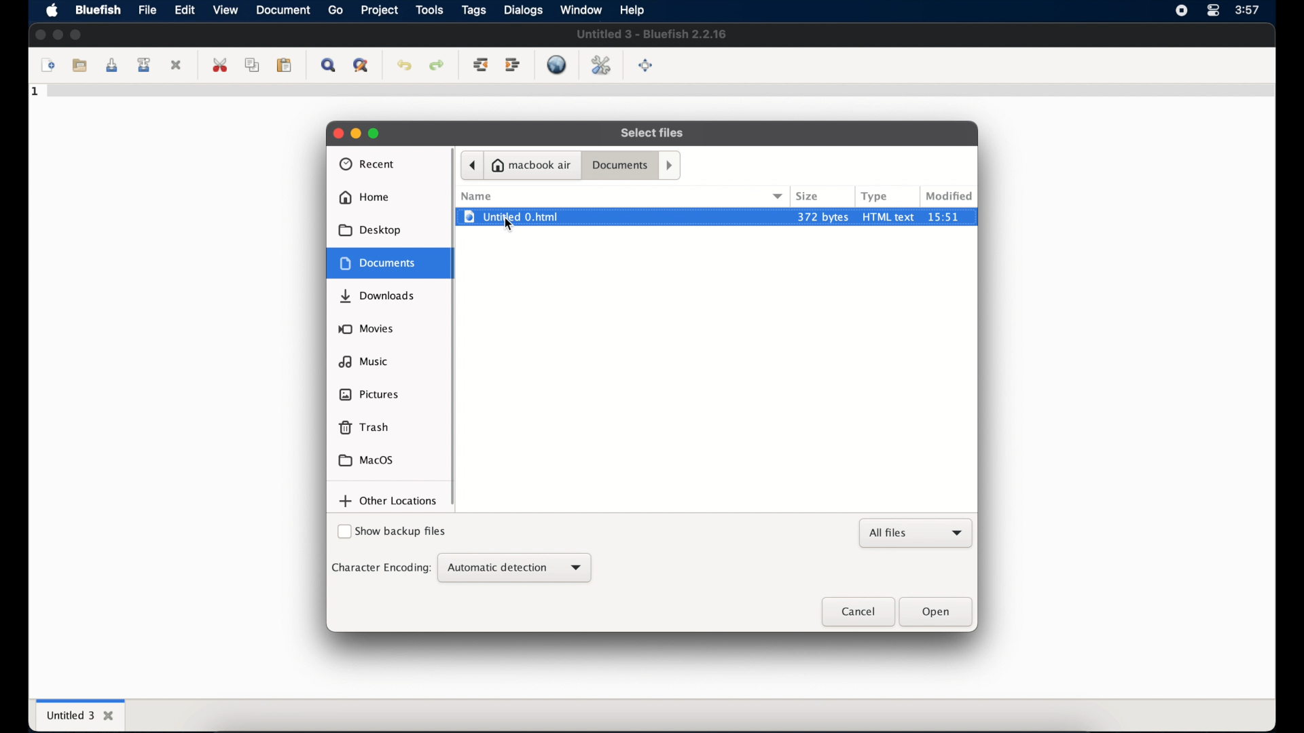  Describe the element at coordinates (1250, 9) in the screenshot. I see `3:57` at that location.